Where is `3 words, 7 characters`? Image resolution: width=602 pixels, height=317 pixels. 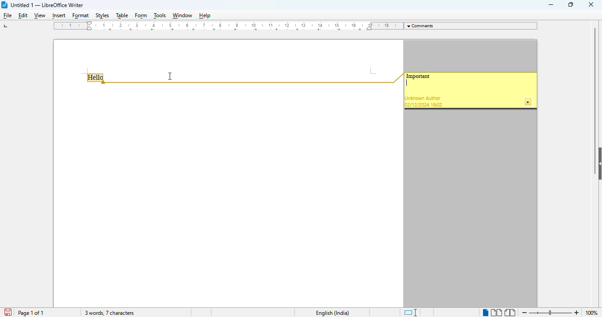 3 words, 7 characters is located at coordinates (109, 313).